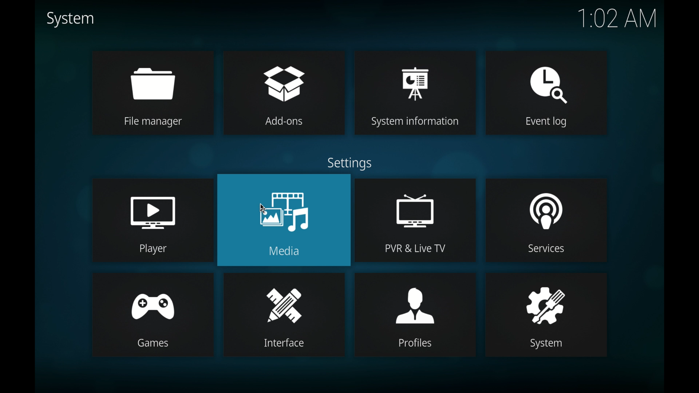 This screenshot has width=699, height=393. I want to click on event log, so click(547, 78).